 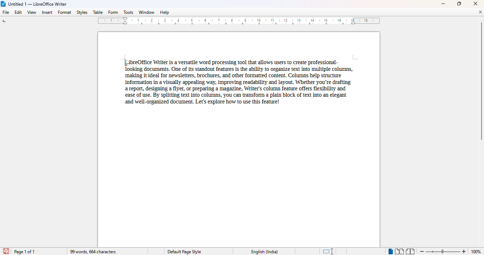 I want to click on vertical scroll bar, so click(x=481, y=81).